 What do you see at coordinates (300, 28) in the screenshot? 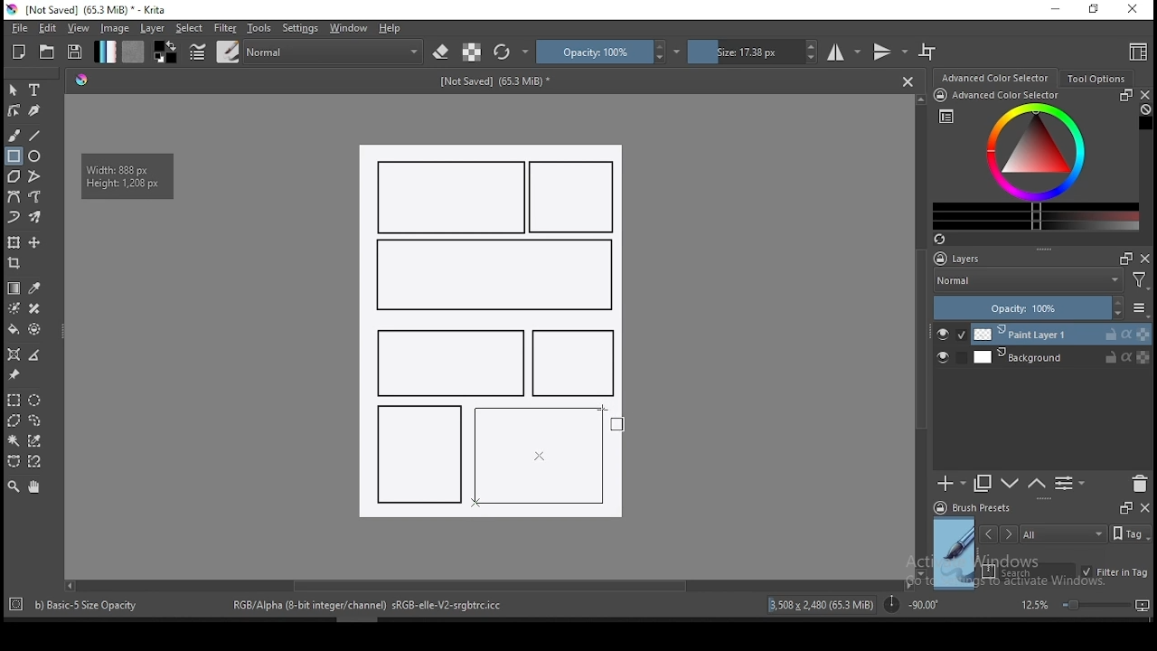
I see `settings` at bounding box center [300, 28].